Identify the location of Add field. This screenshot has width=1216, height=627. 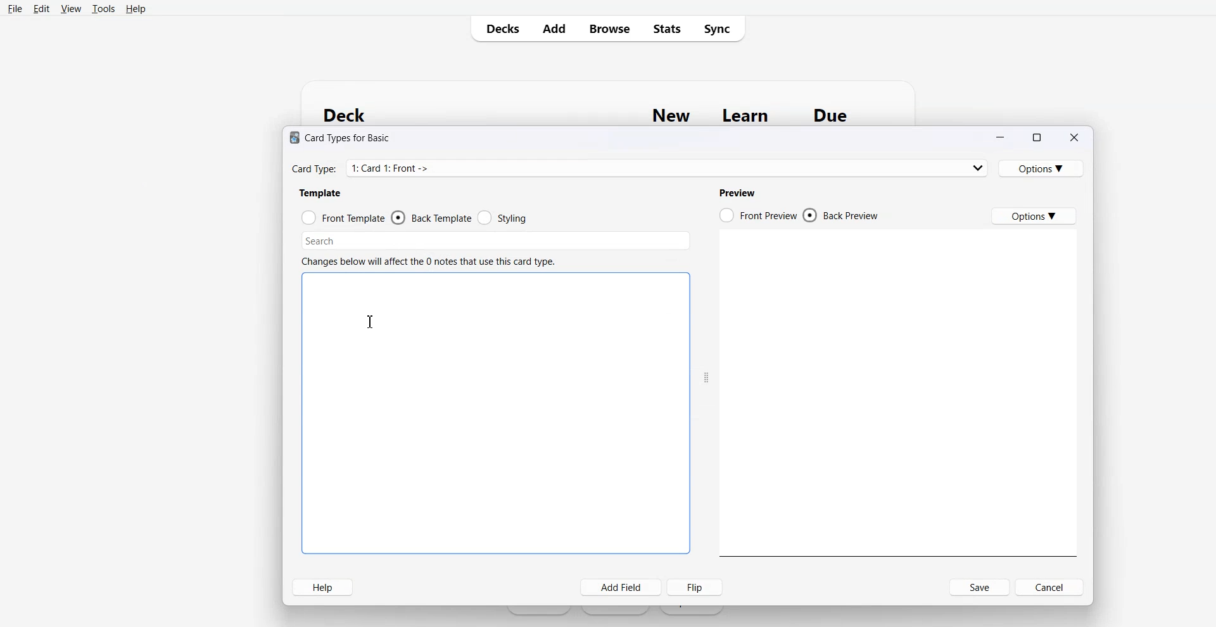
(621, 587).